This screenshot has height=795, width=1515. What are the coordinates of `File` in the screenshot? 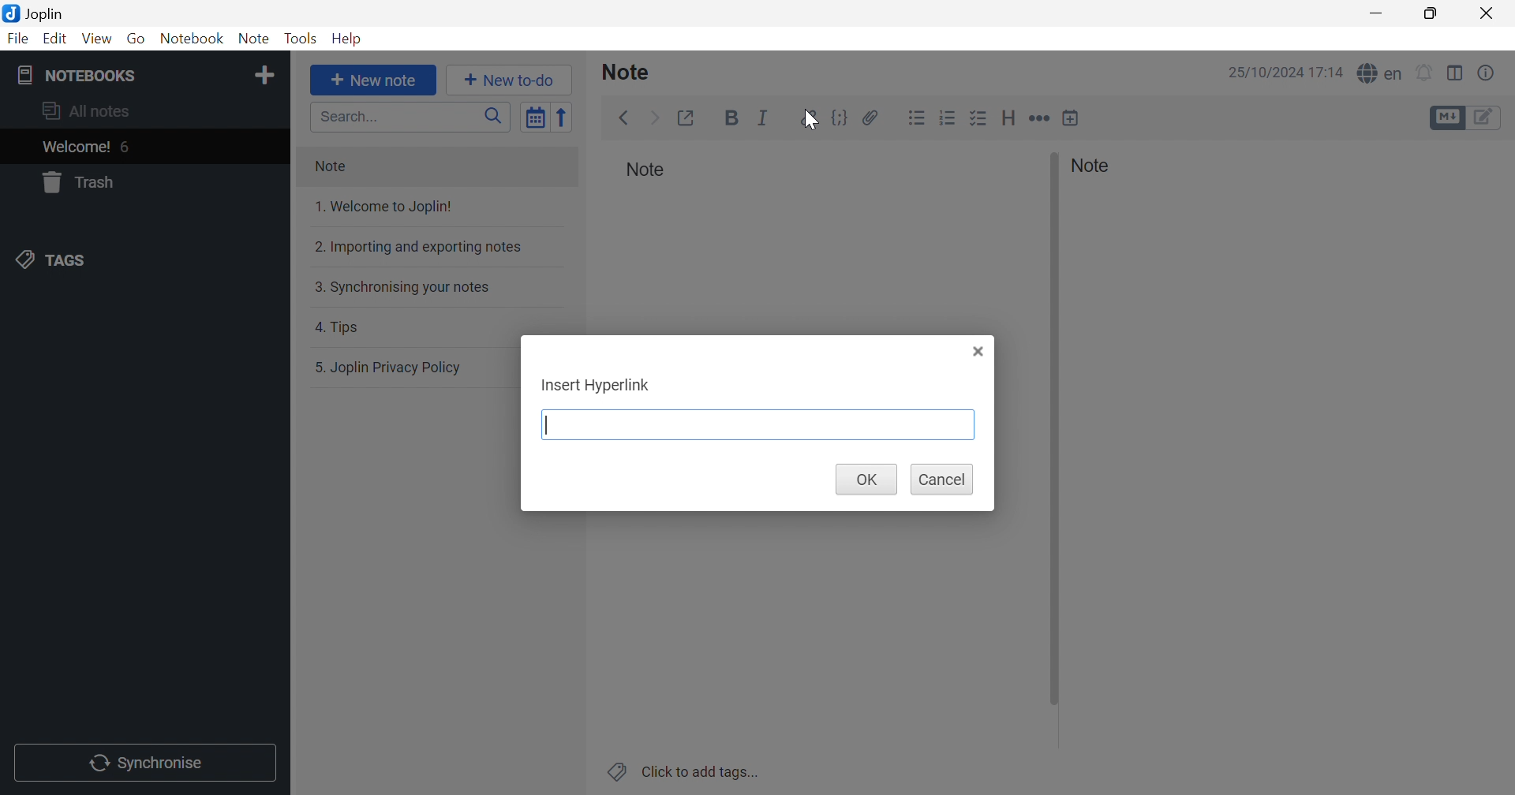 It's located at (17, 39).